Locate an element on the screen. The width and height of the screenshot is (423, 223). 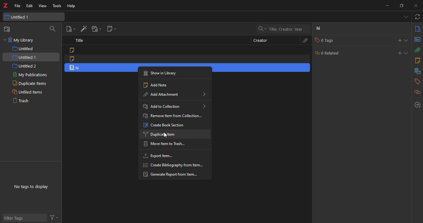
my library is located at coordinates (22, 40).